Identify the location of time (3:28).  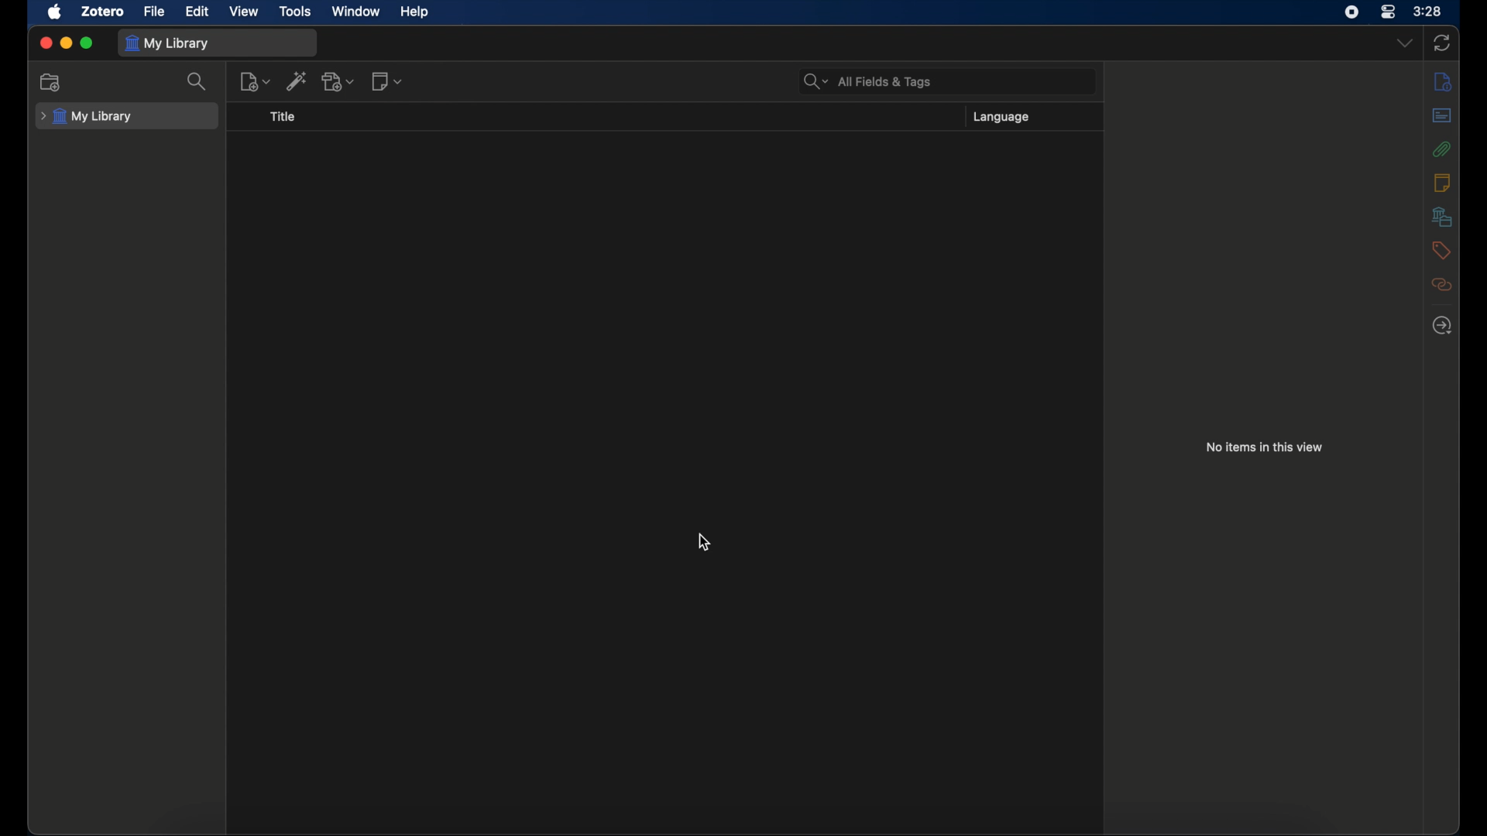
(1427, 10).